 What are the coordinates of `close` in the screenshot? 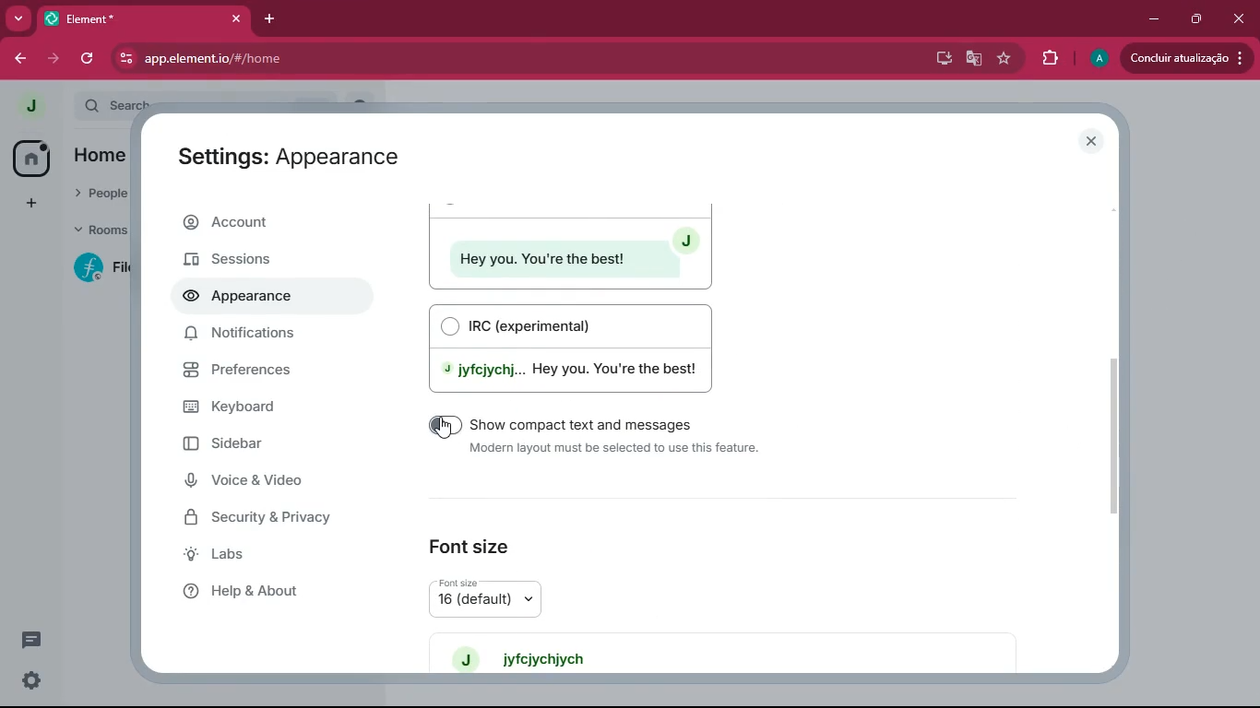 It's located at (1096, 142).